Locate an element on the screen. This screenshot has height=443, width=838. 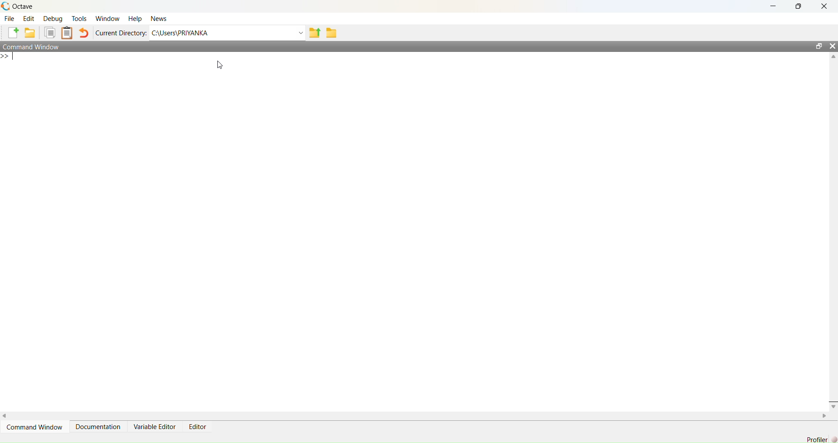
Right is located at coordinates (825, 416).